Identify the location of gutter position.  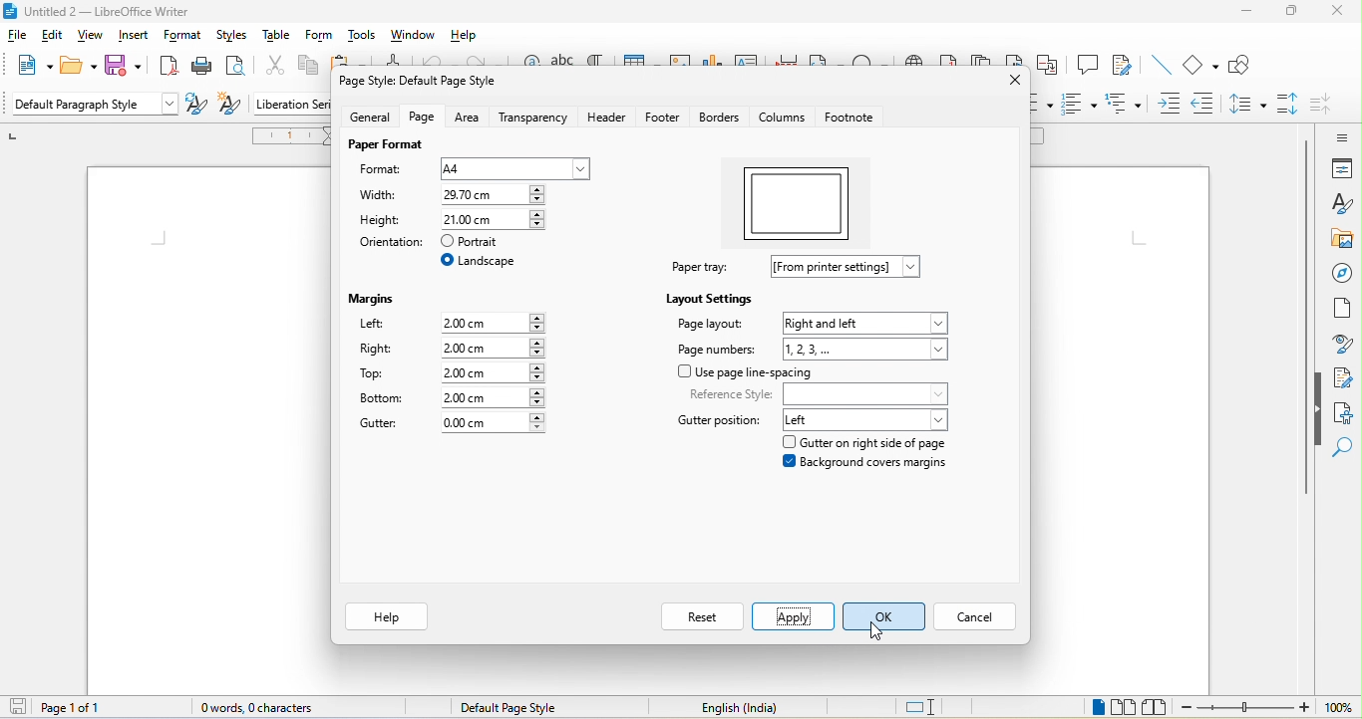
(719, 420).